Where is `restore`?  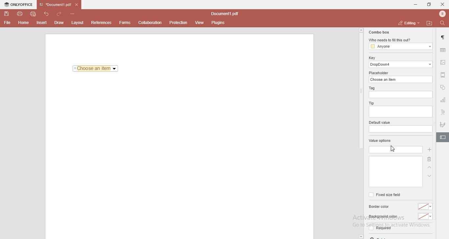 restore is located at coordinates (429, 5).